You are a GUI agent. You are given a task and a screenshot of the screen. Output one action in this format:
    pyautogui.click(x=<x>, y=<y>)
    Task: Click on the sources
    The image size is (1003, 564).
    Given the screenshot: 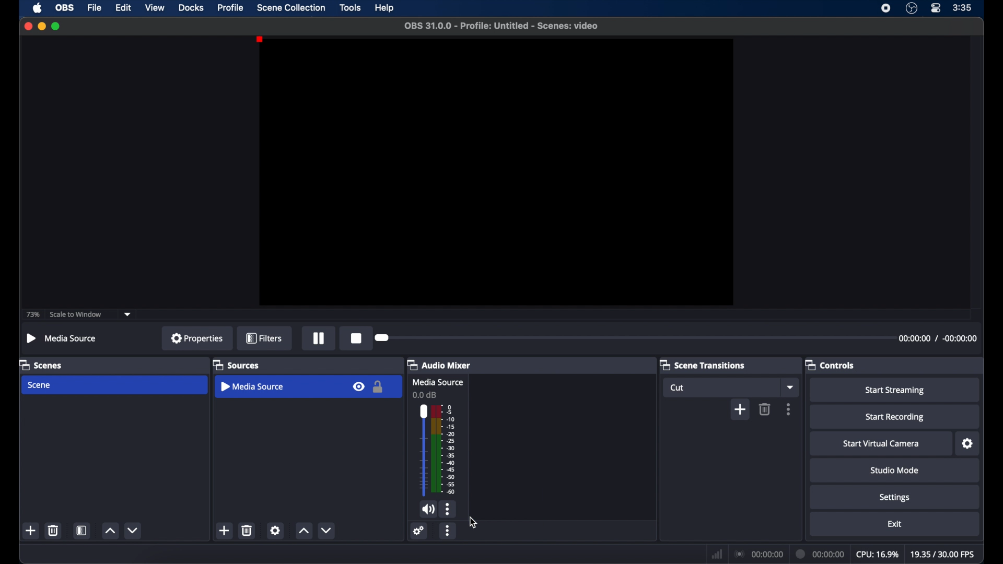 What is the action you would take?
    pyautogui.click(x=236, y=365)
    